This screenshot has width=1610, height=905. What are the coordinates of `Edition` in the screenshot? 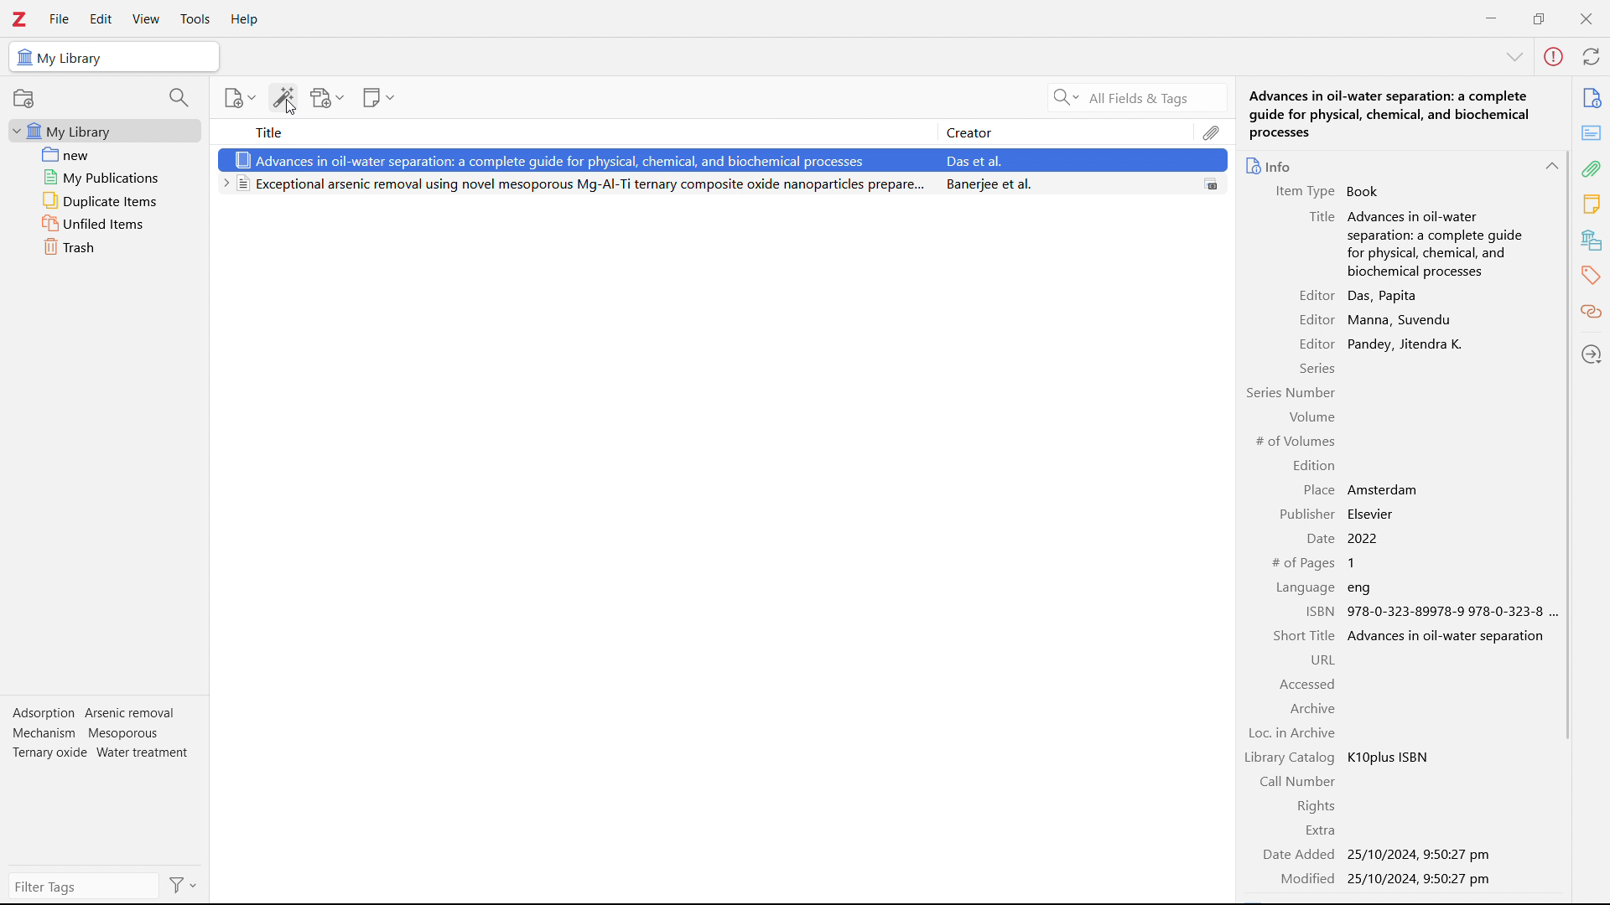 It's located at (1316, 465).